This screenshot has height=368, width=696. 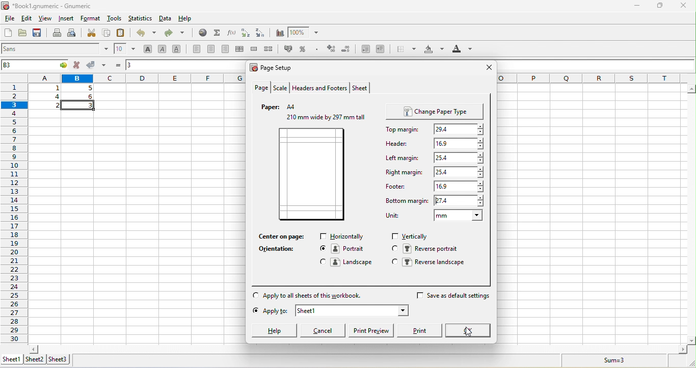 What do you see at coordinates (164, 49) in the screenshot?
I see `italic ` at bounding box center [164, 49].